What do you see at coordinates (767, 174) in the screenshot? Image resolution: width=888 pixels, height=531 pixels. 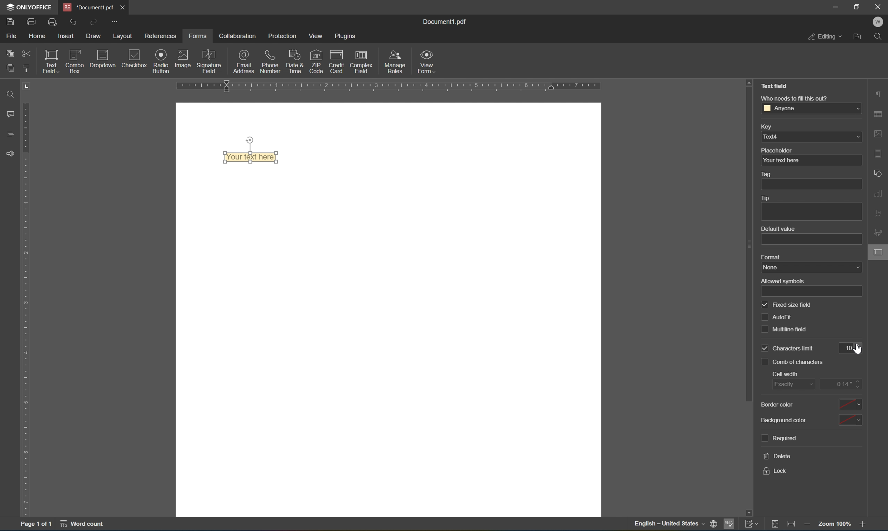 I see `tag` at bounding box center [767, 174].